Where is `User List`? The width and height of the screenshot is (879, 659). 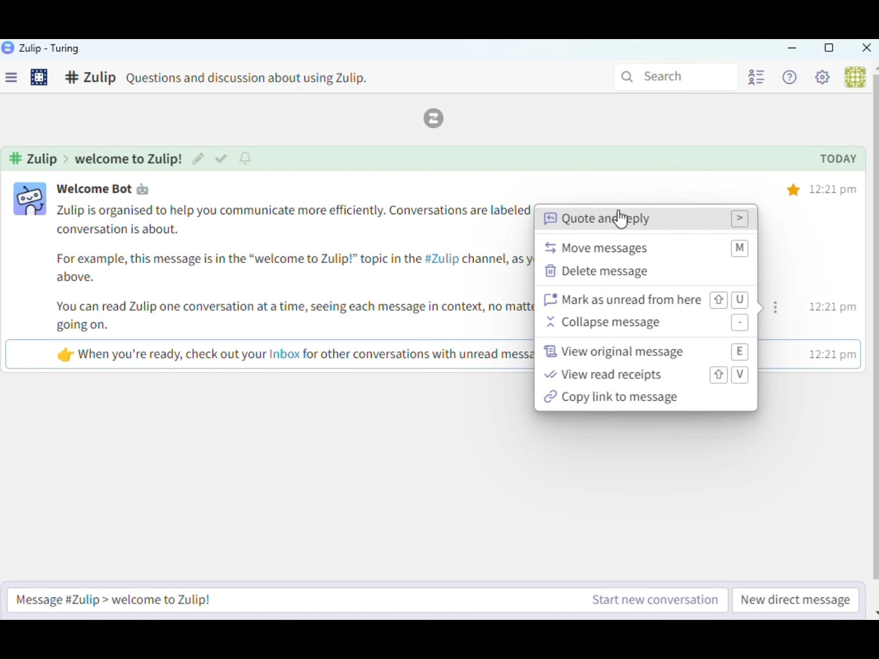
User List is located at coordinates (755, 76).